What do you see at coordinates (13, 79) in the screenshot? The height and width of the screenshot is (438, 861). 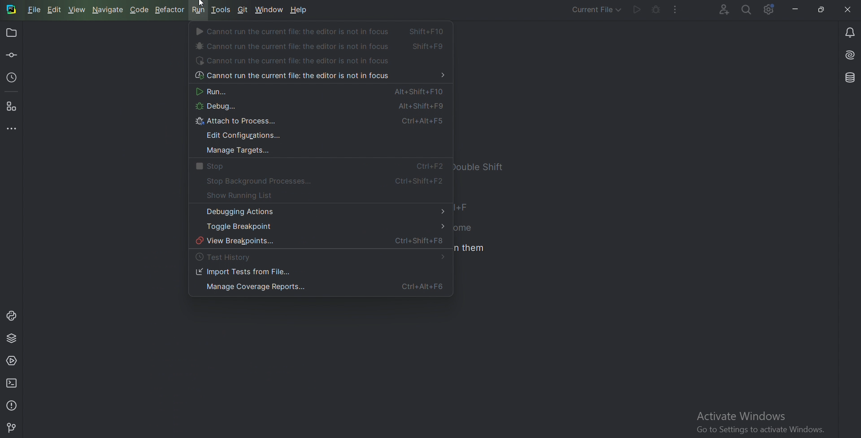 I see `Local history` at bounding box center [13, 79].